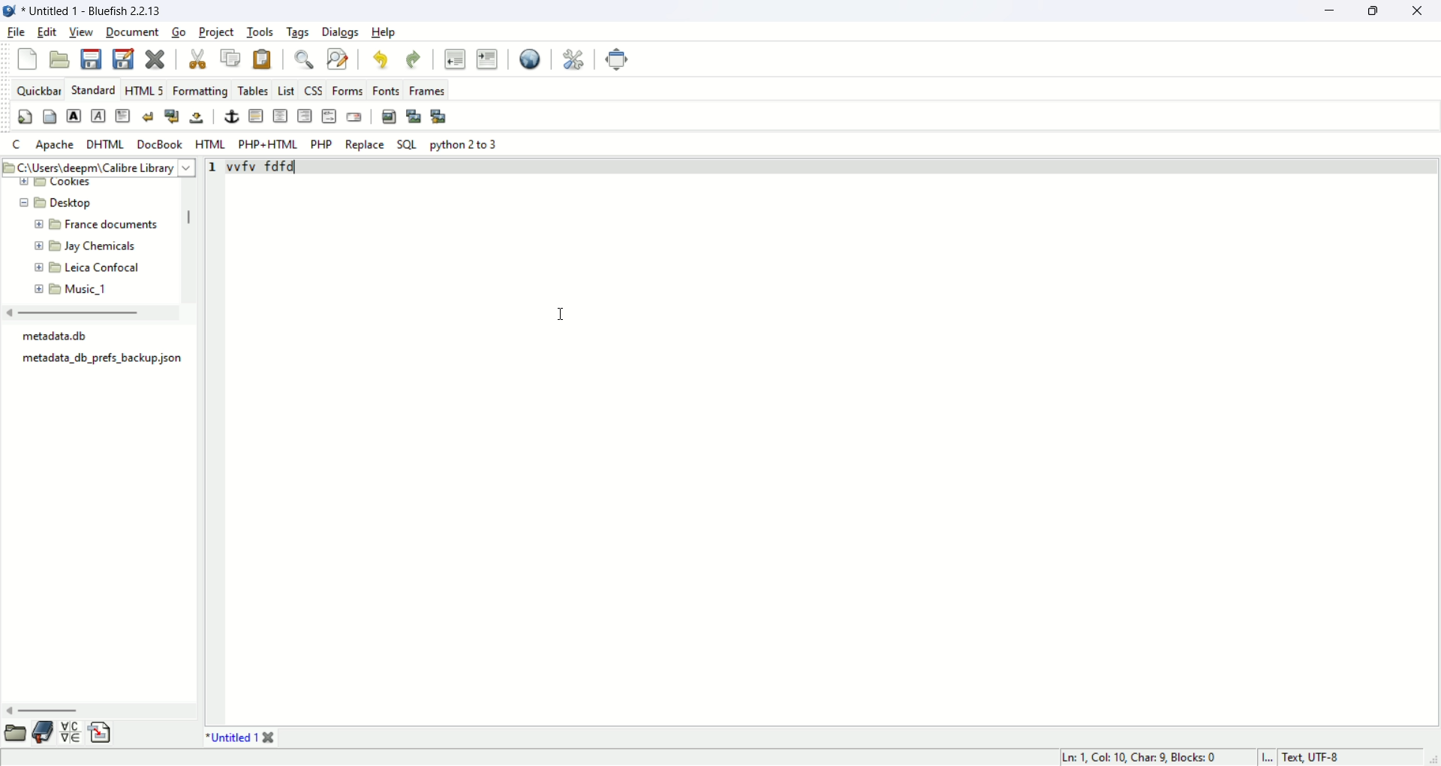  Describe the element at coordinates (425, 90) in the screenshot. I see `frames` at that location.